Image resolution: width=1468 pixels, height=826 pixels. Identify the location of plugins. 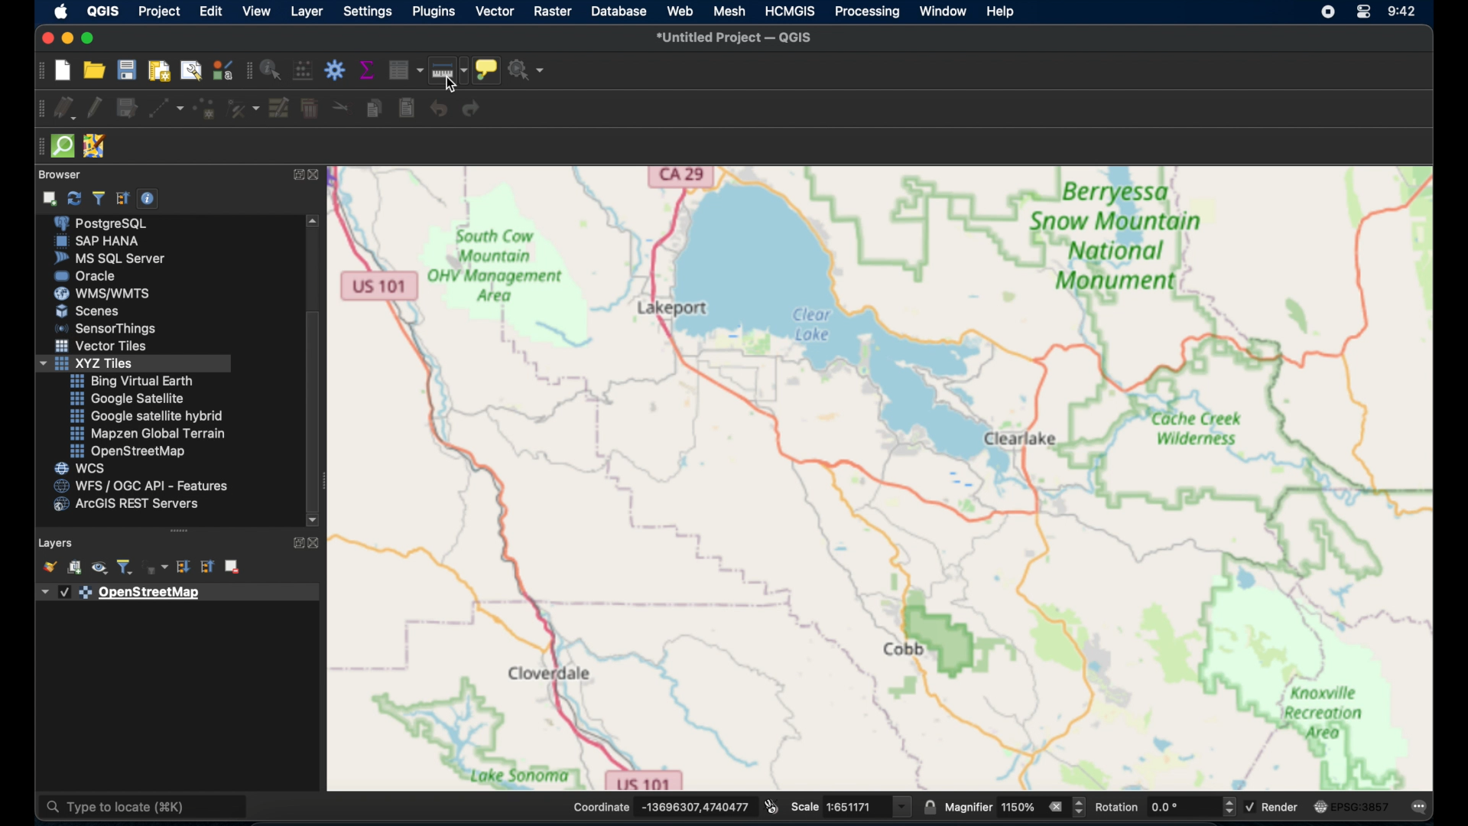
(434, 11).